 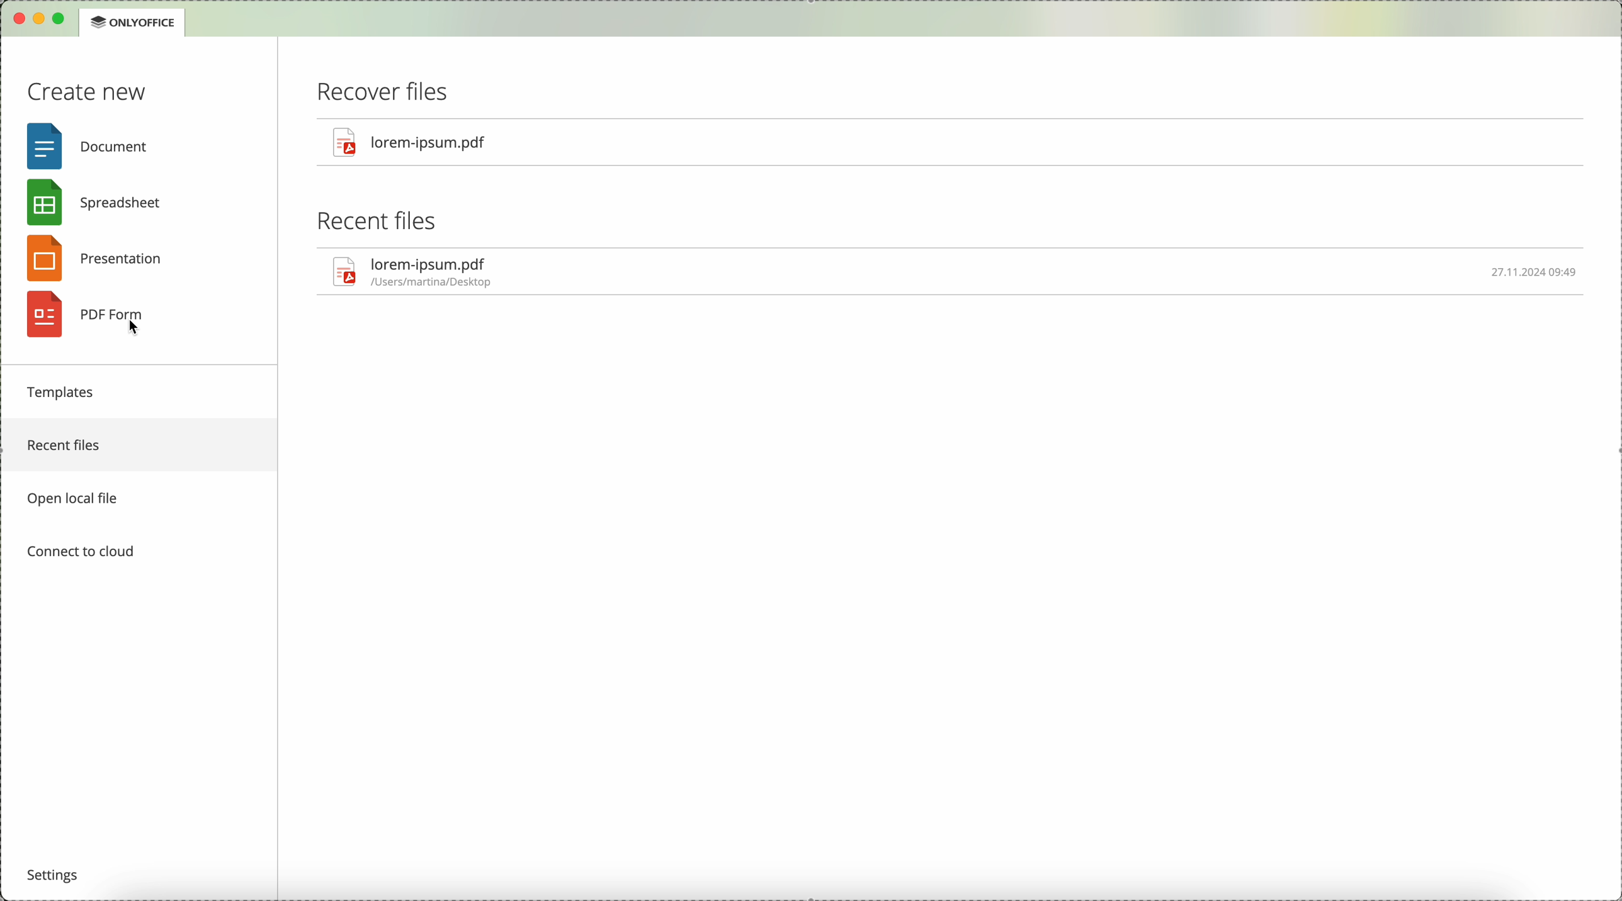 What do you see at coordinates (93, 315) in the screenshot?
I see `click on PDF form` at bounding box center [93, 315].